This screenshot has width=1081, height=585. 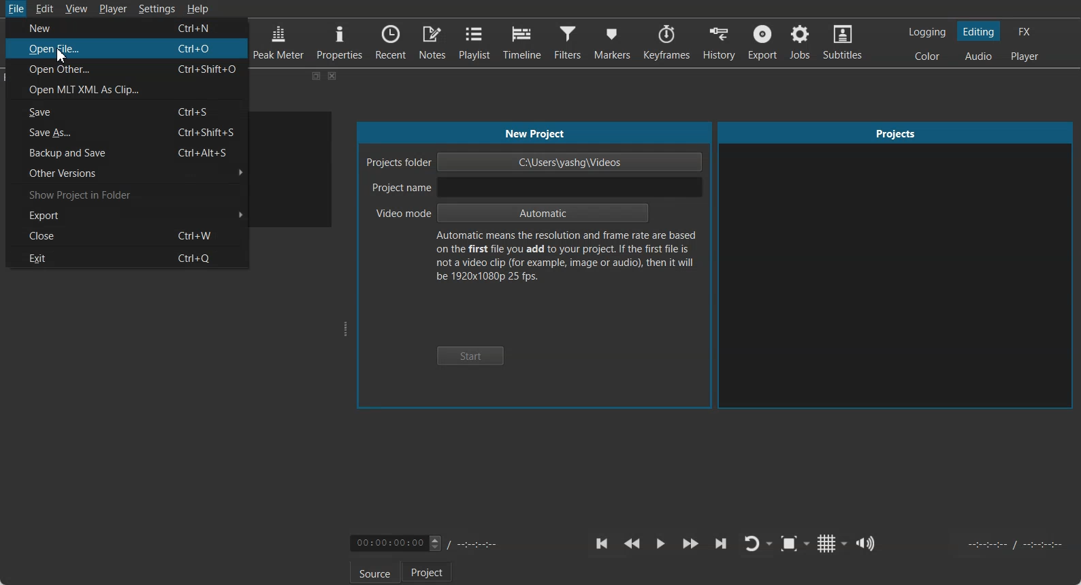 I want to click on Switching to the Color layout, so click(x=927, y=56).